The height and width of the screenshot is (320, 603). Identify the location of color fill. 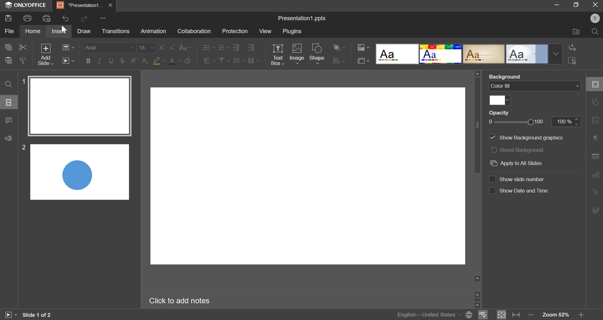
(535, 86).